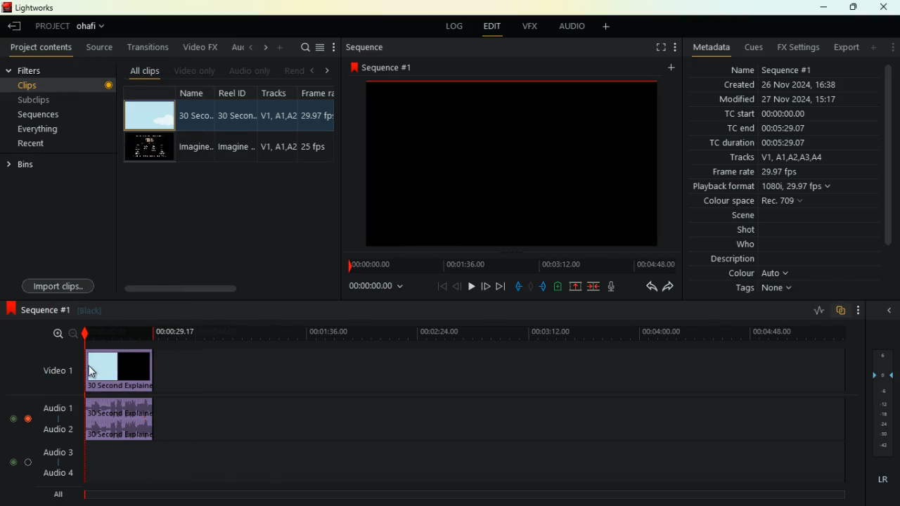 This screenshot has width=900, height=506. What do you see at coordinates (32, 164) in the screenshot?
I see `bins` at bounding box center [32, 164].